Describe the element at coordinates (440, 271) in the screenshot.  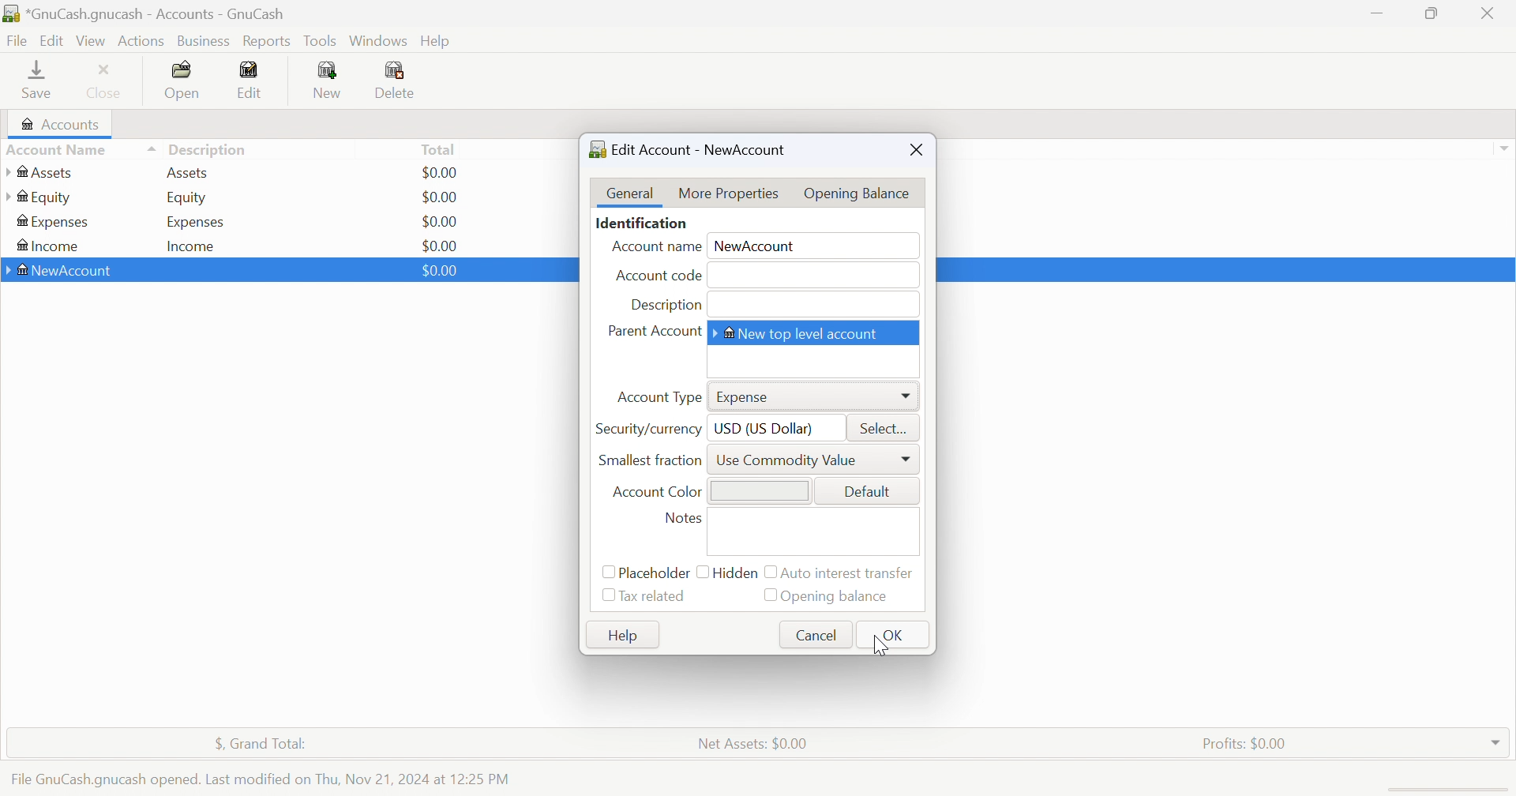
I see `$0.00` at that location.